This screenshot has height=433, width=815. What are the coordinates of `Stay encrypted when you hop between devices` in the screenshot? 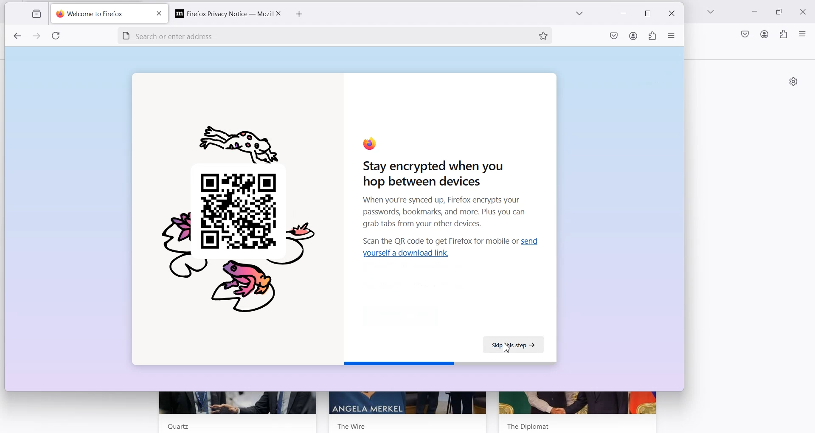 It's located at (427, 174).